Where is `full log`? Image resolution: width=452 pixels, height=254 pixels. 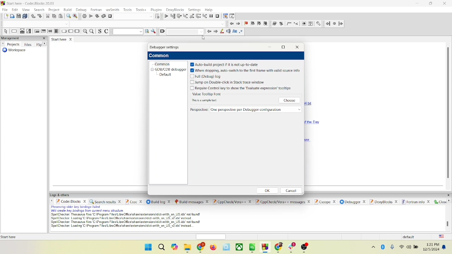 full log is located at coordinates (206, 76).